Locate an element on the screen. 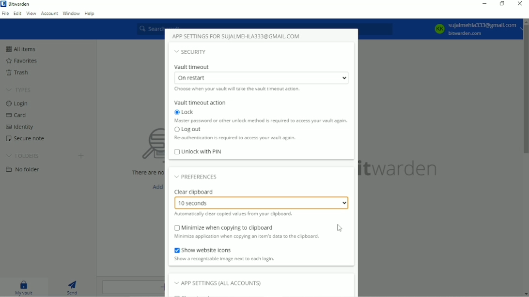 The image size is (529, 297). Minimize is located at coordinates (485, 3).